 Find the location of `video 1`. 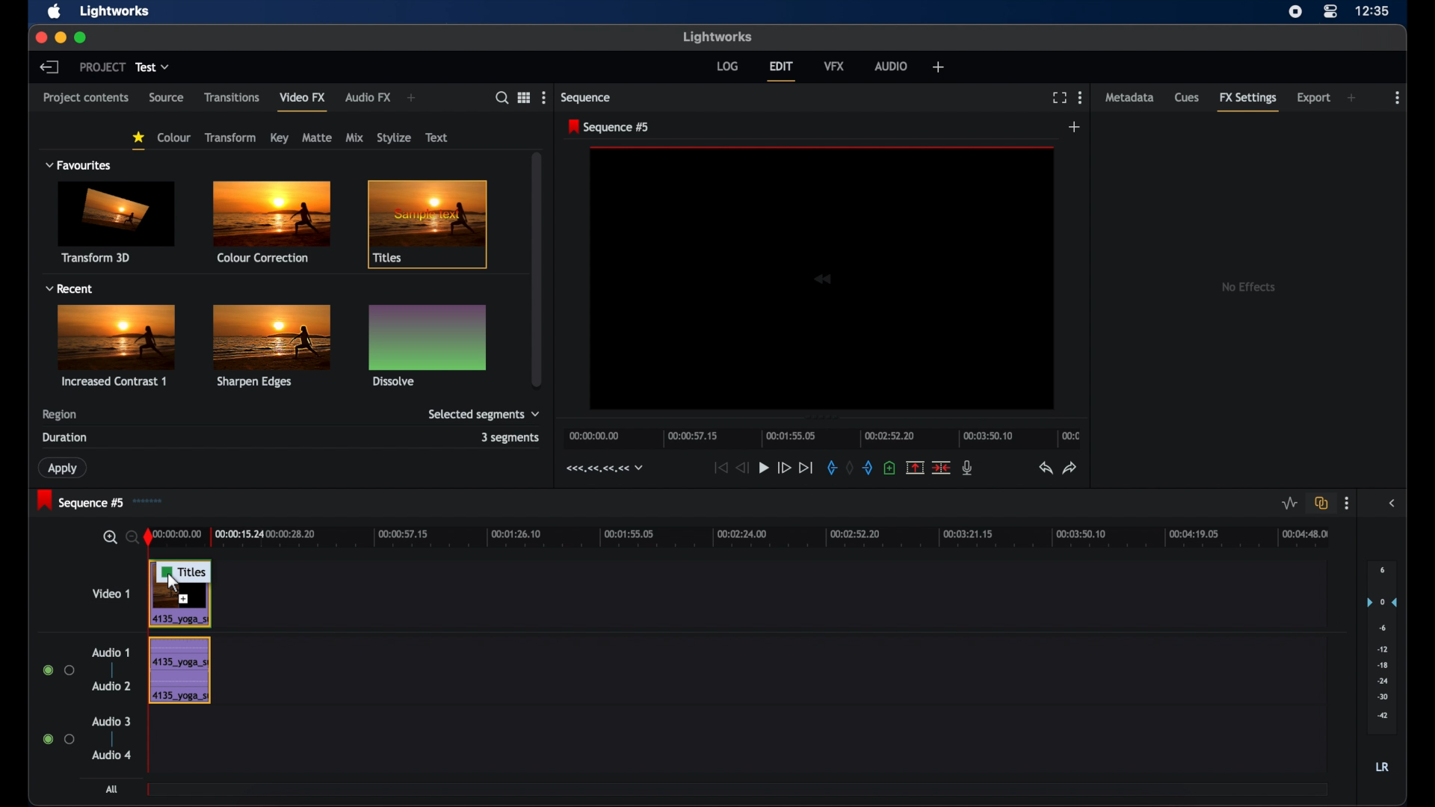

video 1 is located at coordinates (112, 593).